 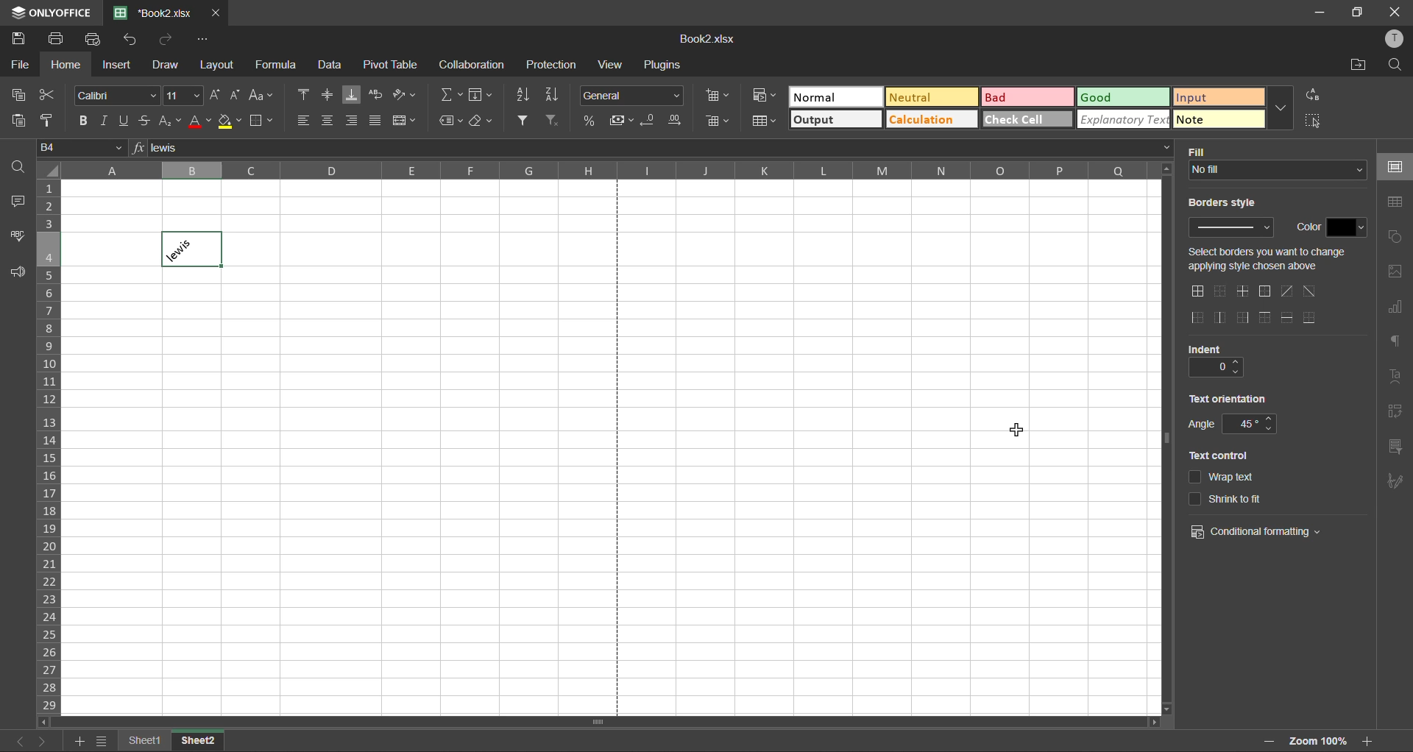 I want to click on select all, so click(x=1314, y=120).